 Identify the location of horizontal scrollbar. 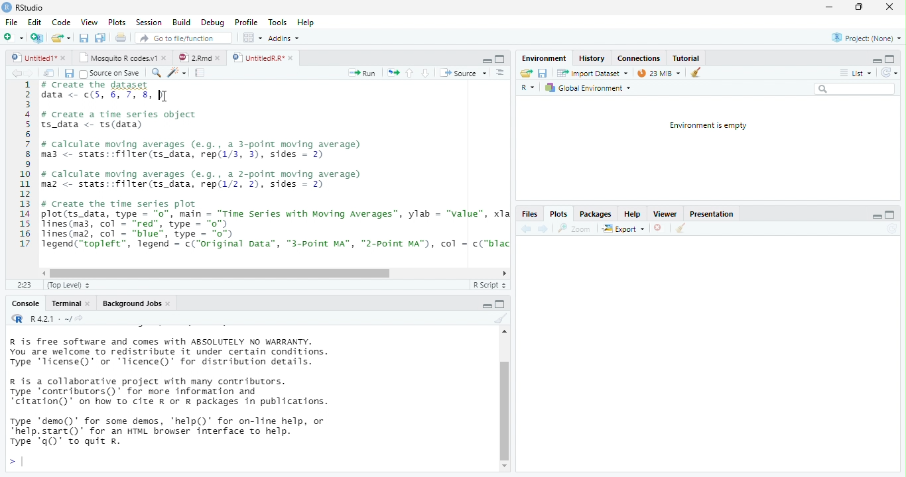
(220, 274).